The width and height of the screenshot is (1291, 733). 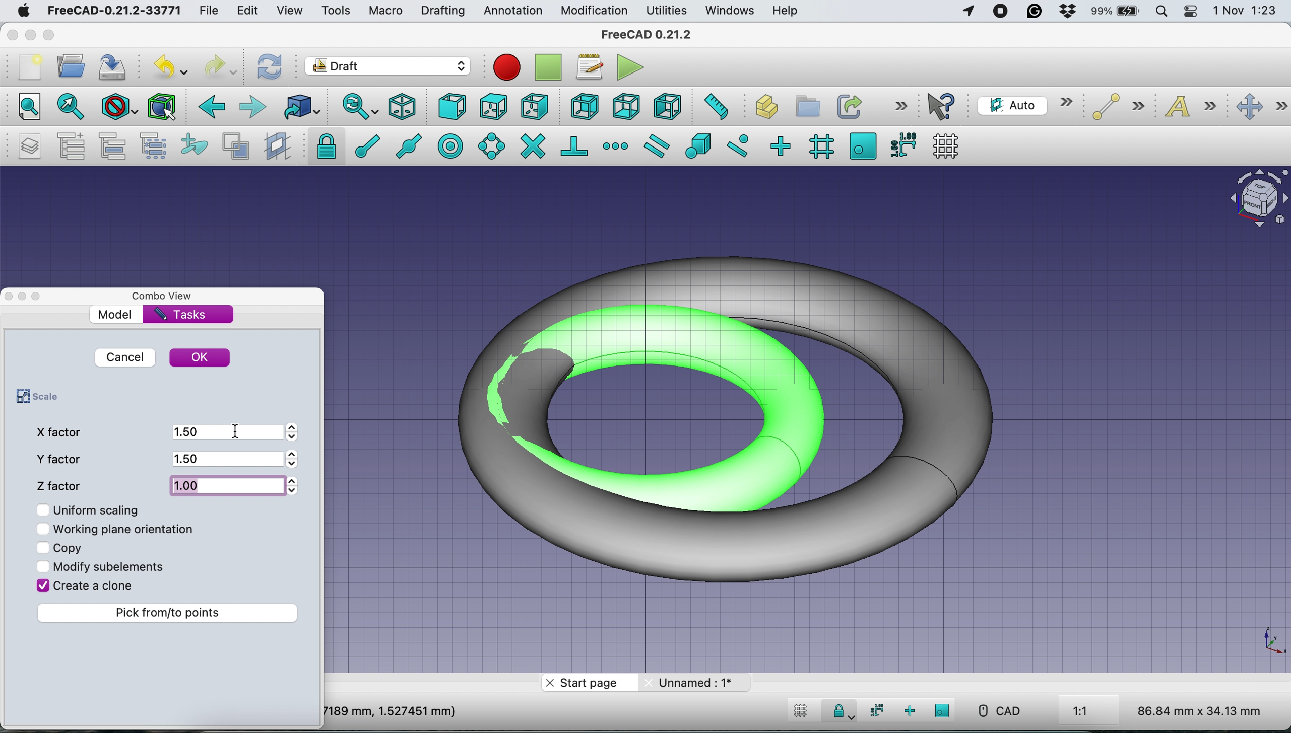 What do you see at coordinates (901, 144) in the screenshot?
I see `snap dimensions` at bounding box center [901, 144].